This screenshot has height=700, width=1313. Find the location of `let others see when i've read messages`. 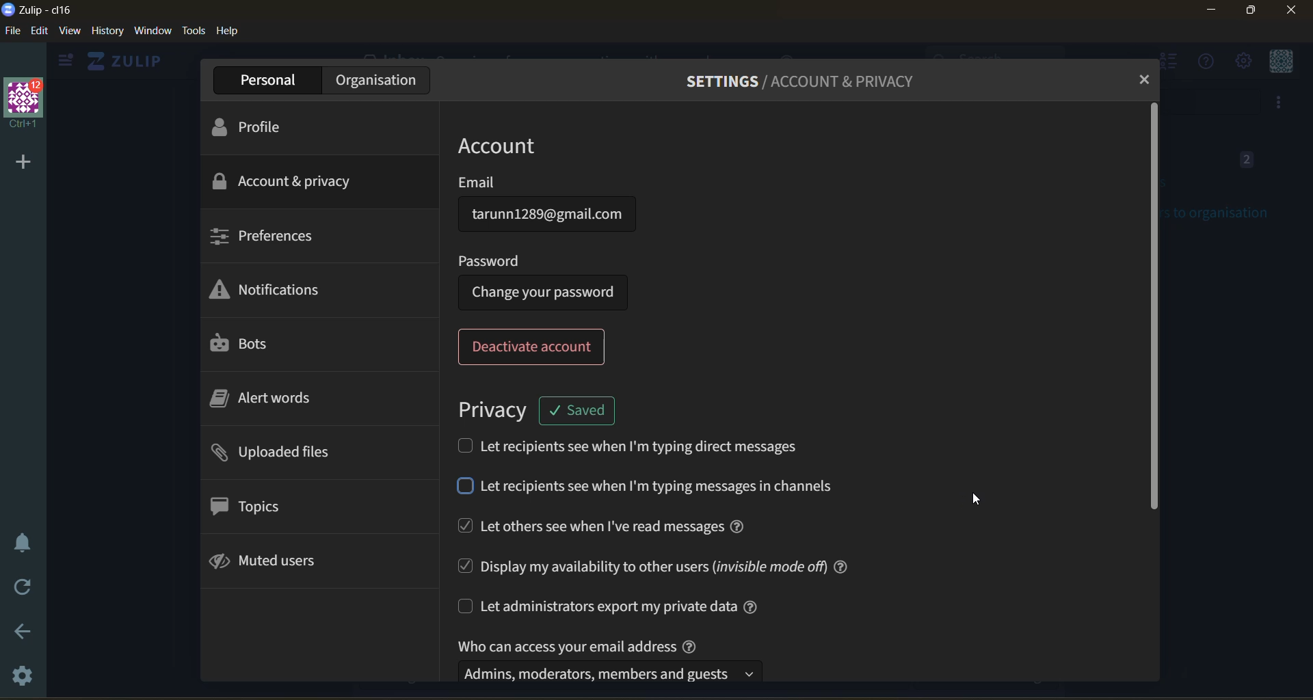

let others see when i've read messages is located at coordinates (610, 526).